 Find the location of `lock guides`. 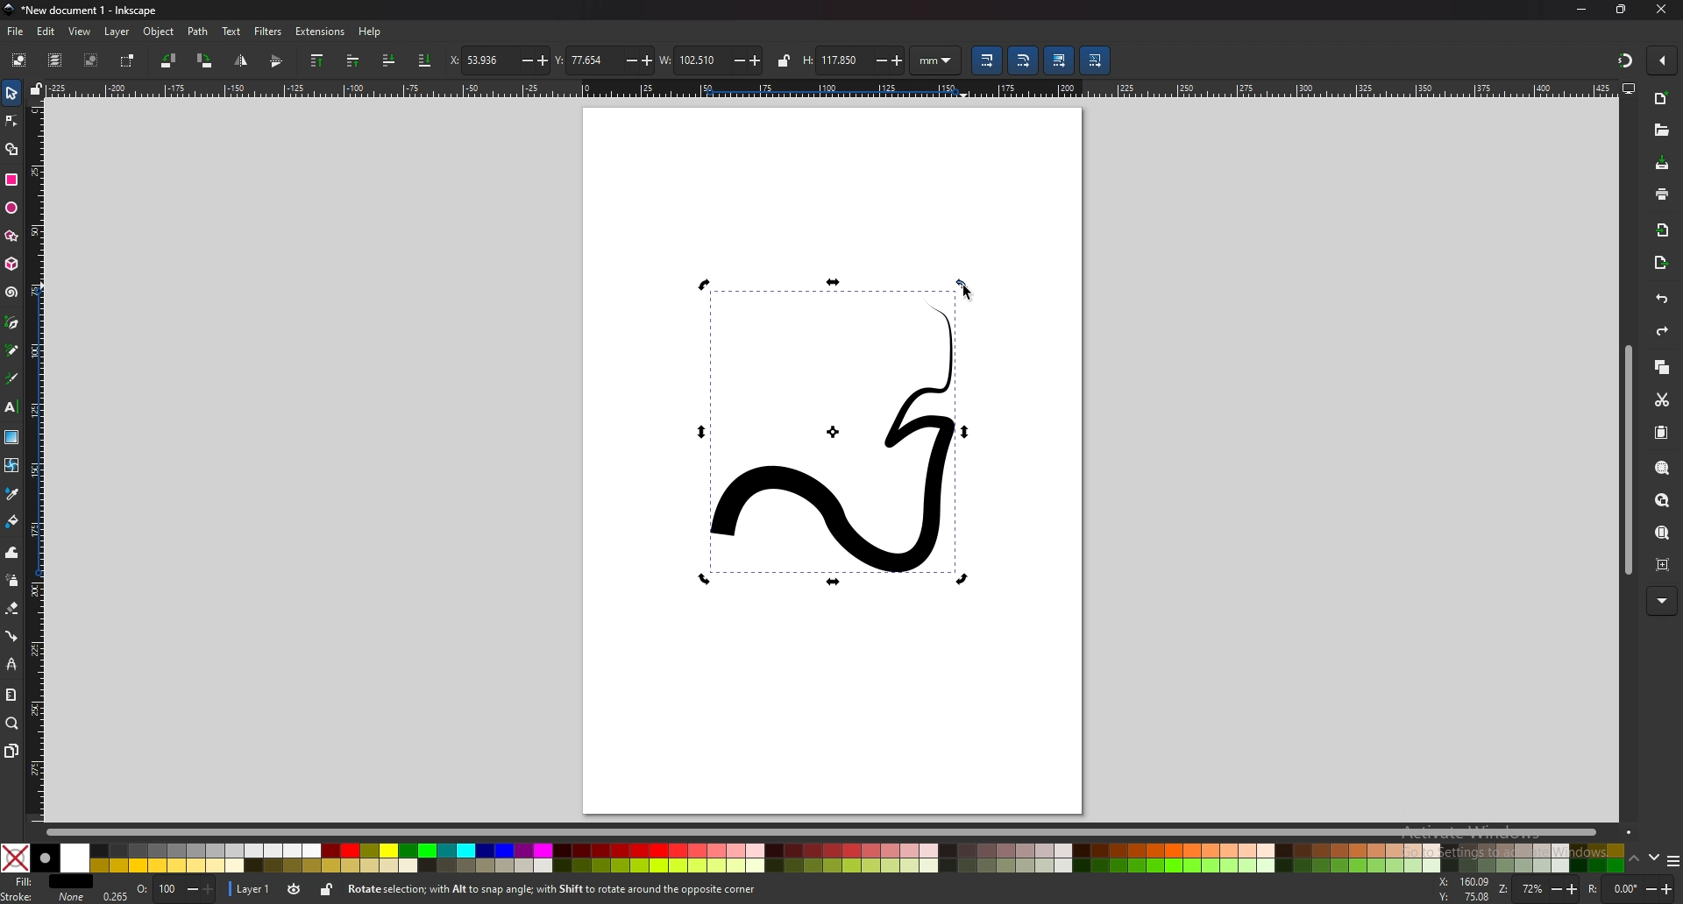

lock guides is located at coordinates (36, 89).